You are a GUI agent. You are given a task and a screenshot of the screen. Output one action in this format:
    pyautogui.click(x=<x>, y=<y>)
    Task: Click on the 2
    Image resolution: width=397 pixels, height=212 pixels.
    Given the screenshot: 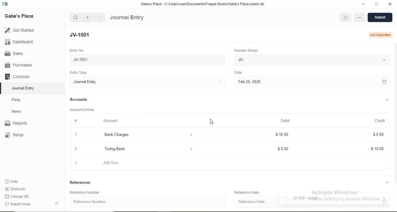 What is the action you would take?
    pyautogui.click(x=75, y=149)
    